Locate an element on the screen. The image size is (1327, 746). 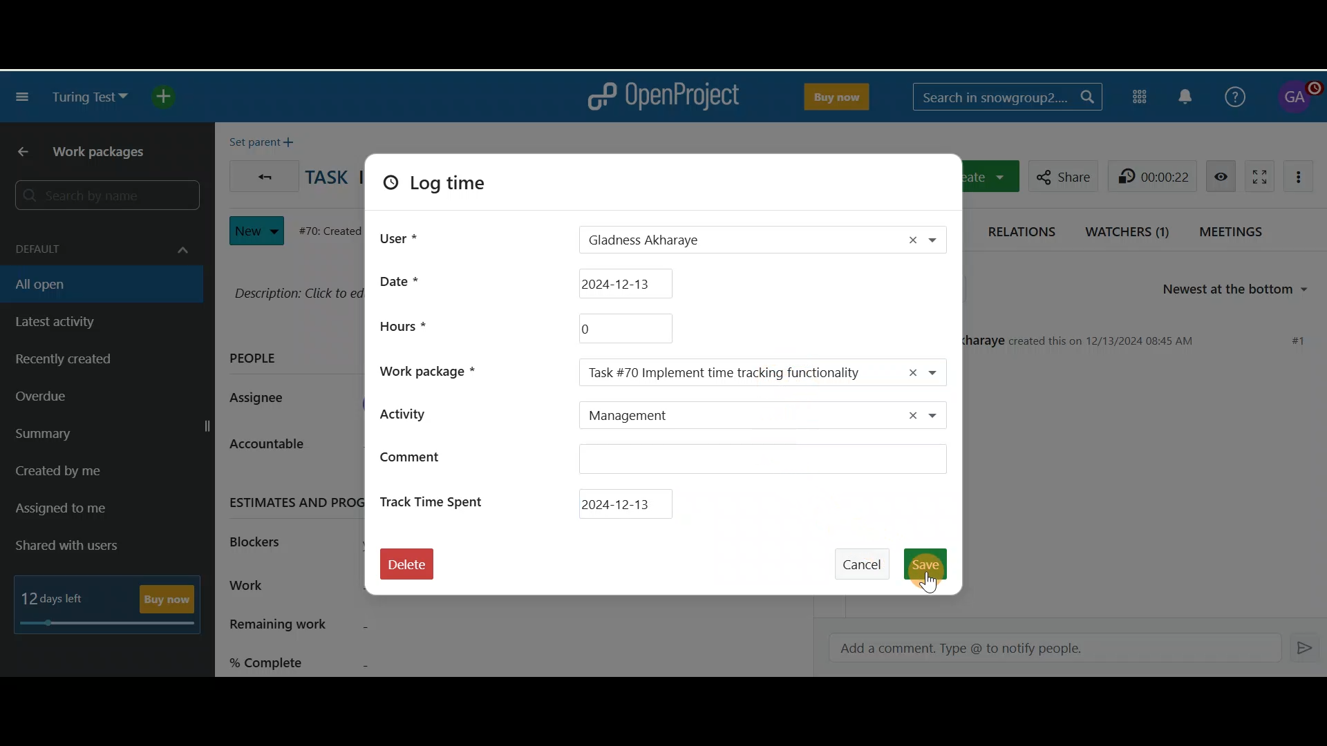
Share is located at coordinates (1060, 174).